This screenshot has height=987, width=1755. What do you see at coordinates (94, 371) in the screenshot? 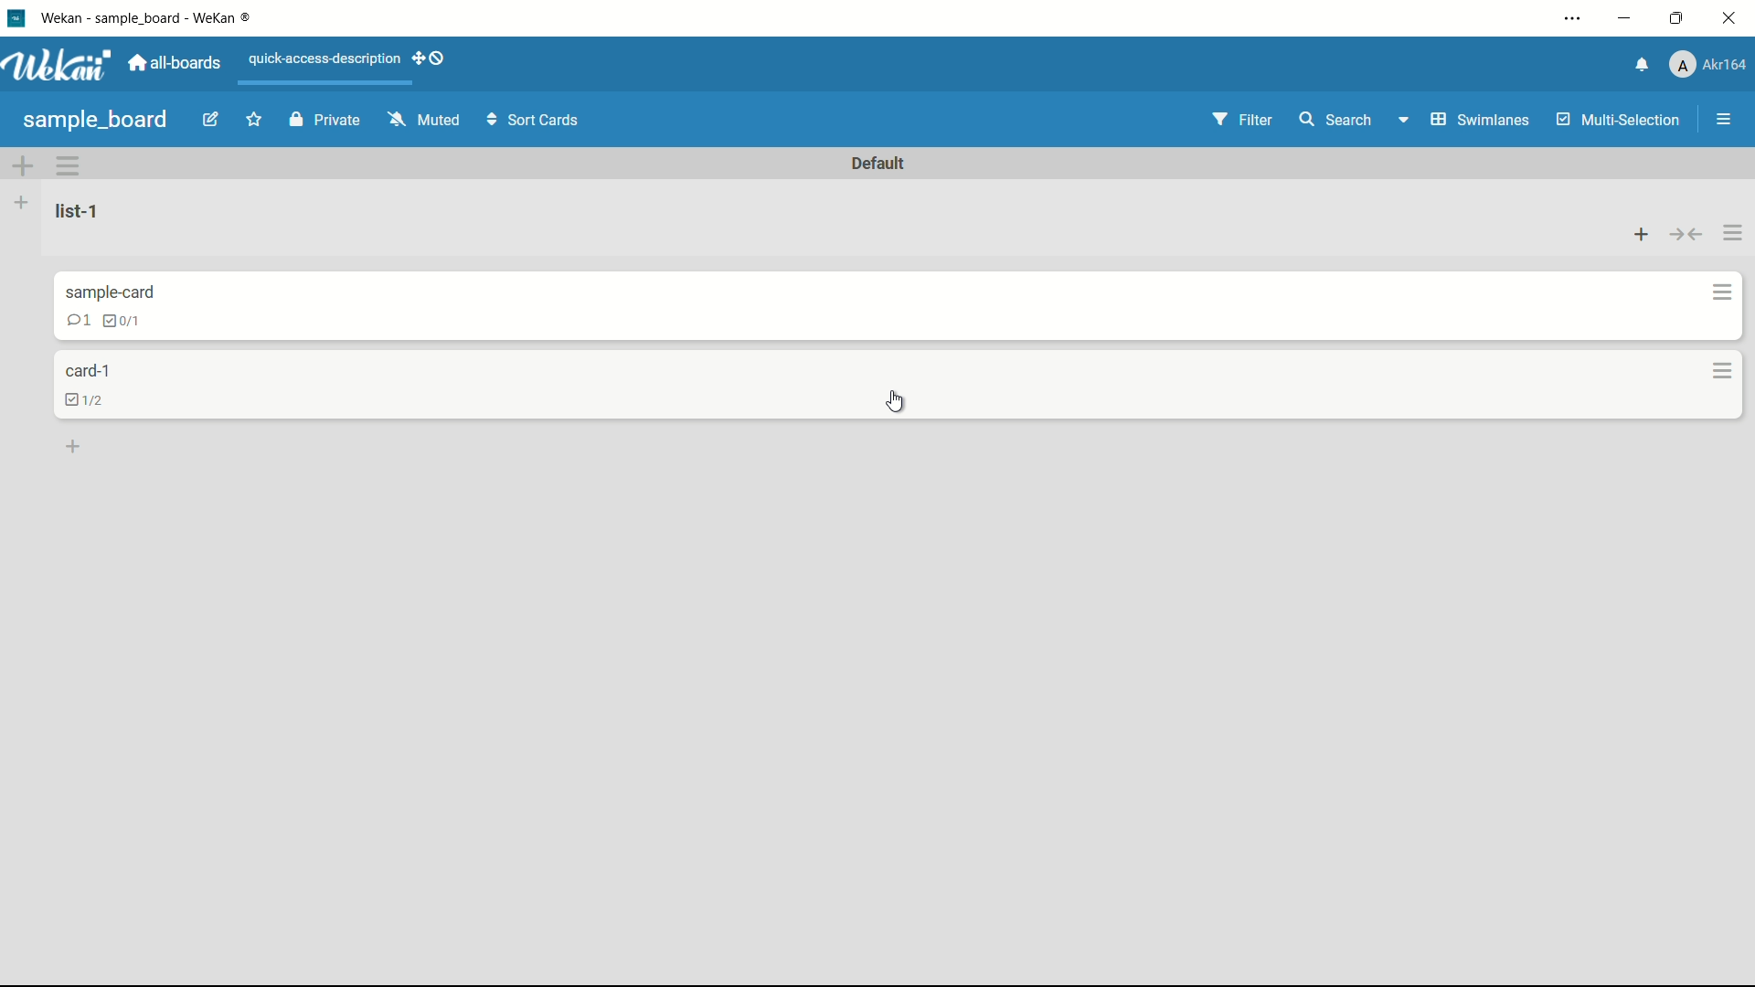
I see `card name` at bounding box center [94, 371].